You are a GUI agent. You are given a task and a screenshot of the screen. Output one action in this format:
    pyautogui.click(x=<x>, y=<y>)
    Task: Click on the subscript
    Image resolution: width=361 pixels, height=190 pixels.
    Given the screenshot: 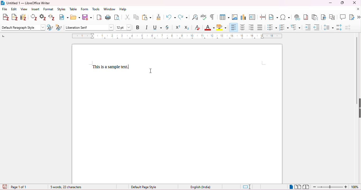 What is the action you would take?
    pyautogui.click(x=187, y=28)
    